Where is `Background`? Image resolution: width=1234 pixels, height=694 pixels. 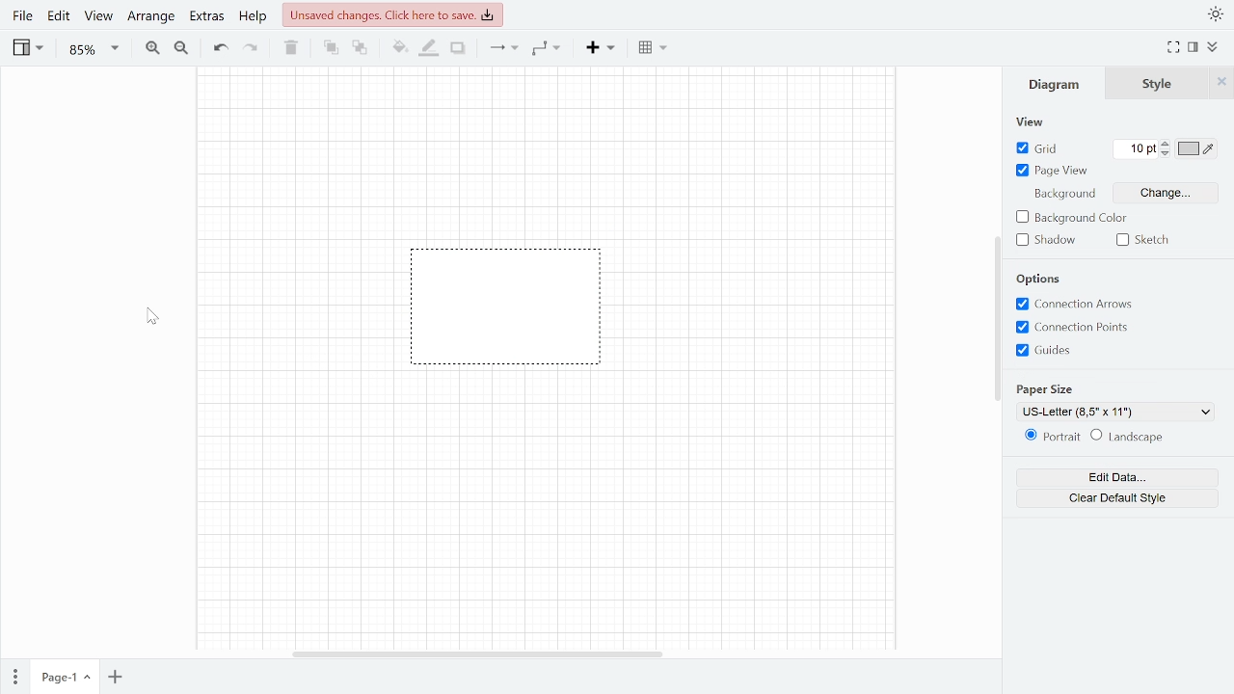
Background is located at coordinates (1064, 195).